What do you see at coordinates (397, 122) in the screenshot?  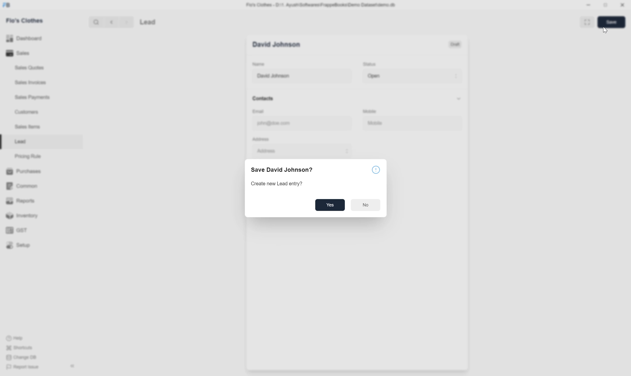 I see `Mobile` at bounding box center [397, 122].